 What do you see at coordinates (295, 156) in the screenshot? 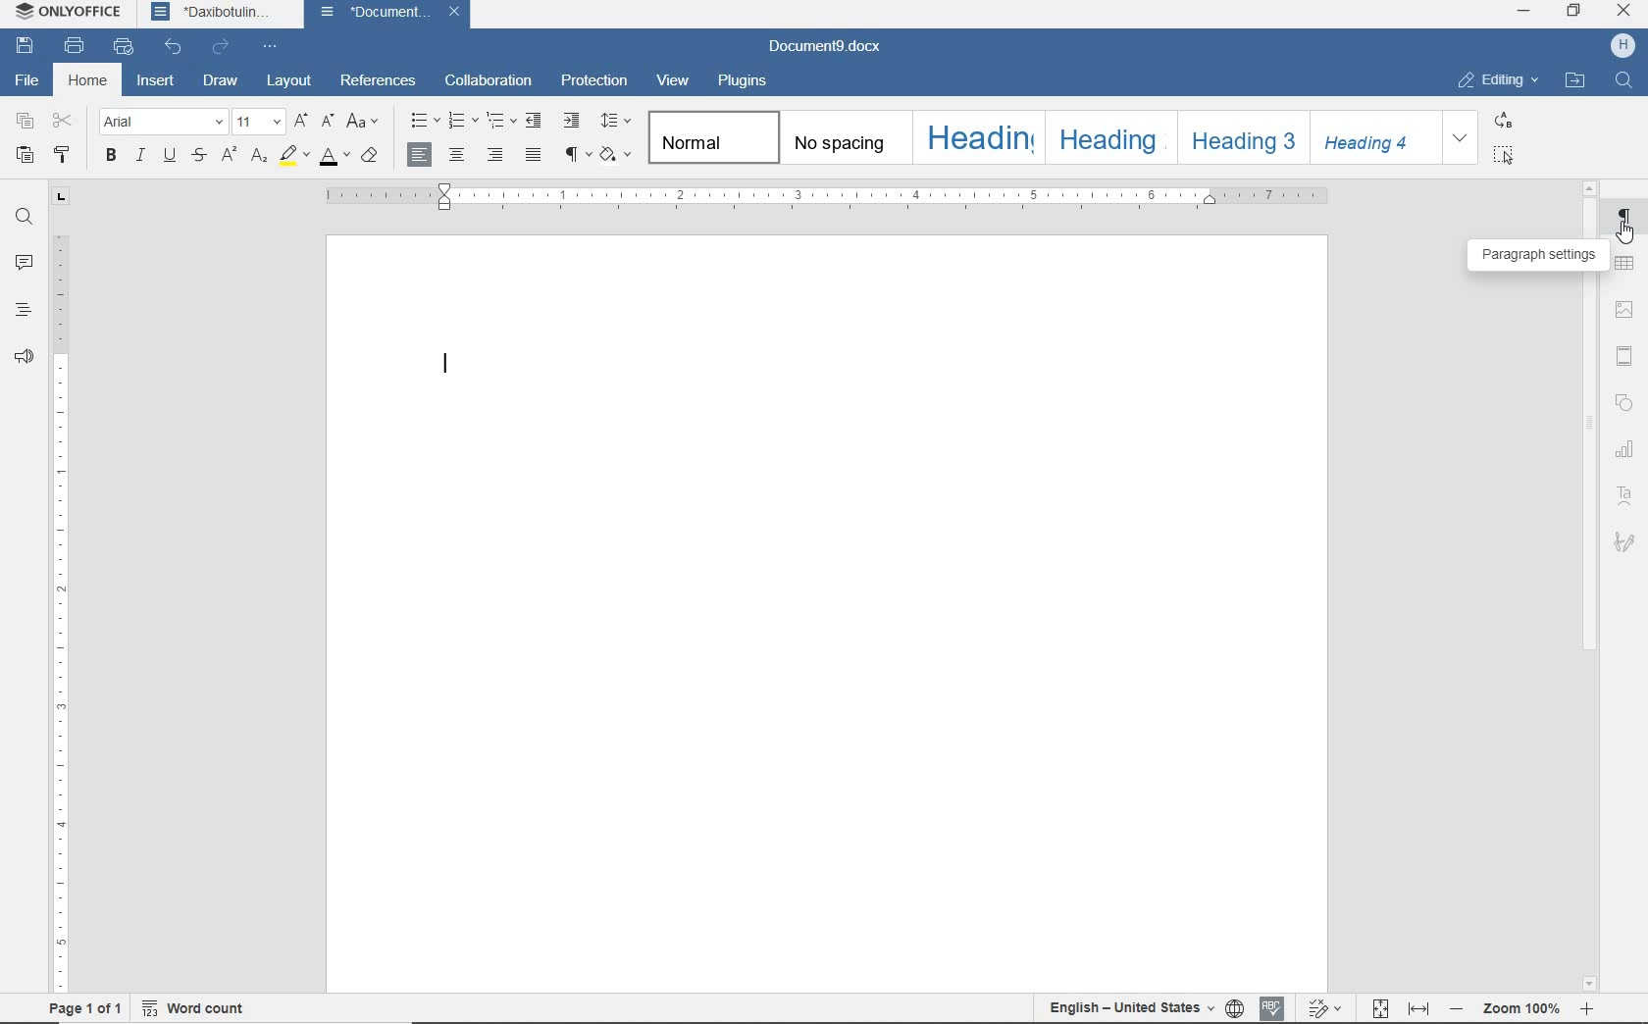
I see `highlight color` at bounding box center [295, 156].